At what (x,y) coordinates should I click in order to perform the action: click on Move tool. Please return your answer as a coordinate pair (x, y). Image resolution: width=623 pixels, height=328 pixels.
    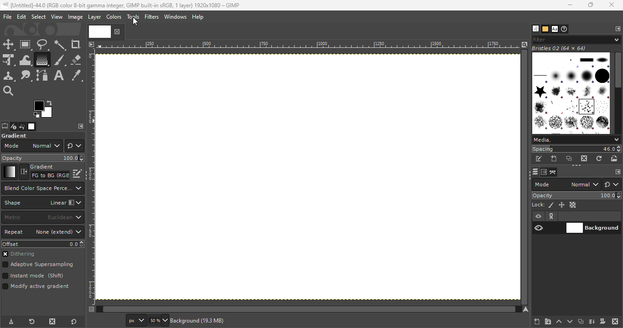
    Looking at the image, I should click on (9, 45).